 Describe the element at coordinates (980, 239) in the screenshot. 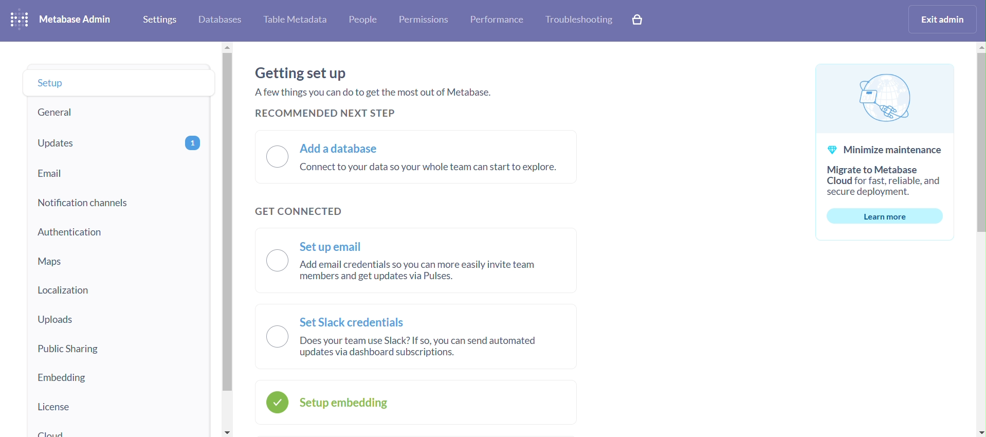

I see `vertical scroll bar` at that location.